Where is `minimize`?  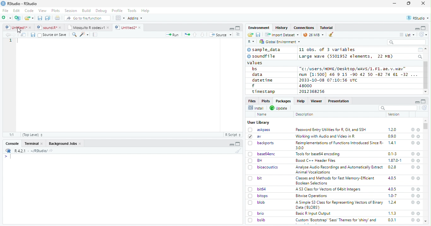
minimize is located at coordinates (417, 28).